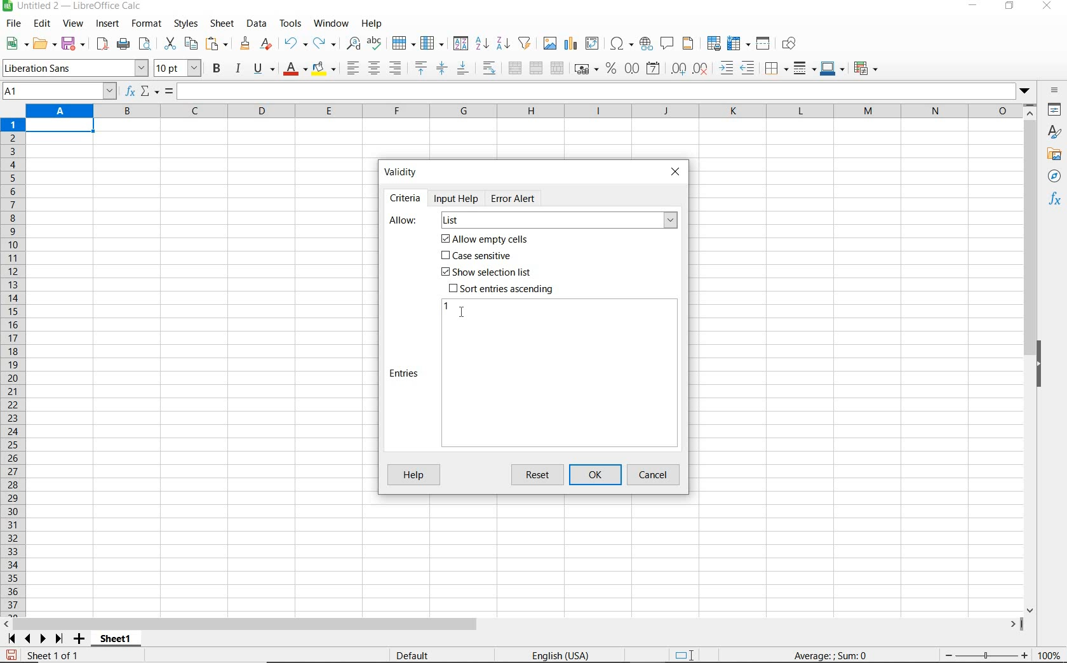  What do you see at coordinates (1040, 366) in the screenshot?
I see `hide` at bounding box center [1040, 366].